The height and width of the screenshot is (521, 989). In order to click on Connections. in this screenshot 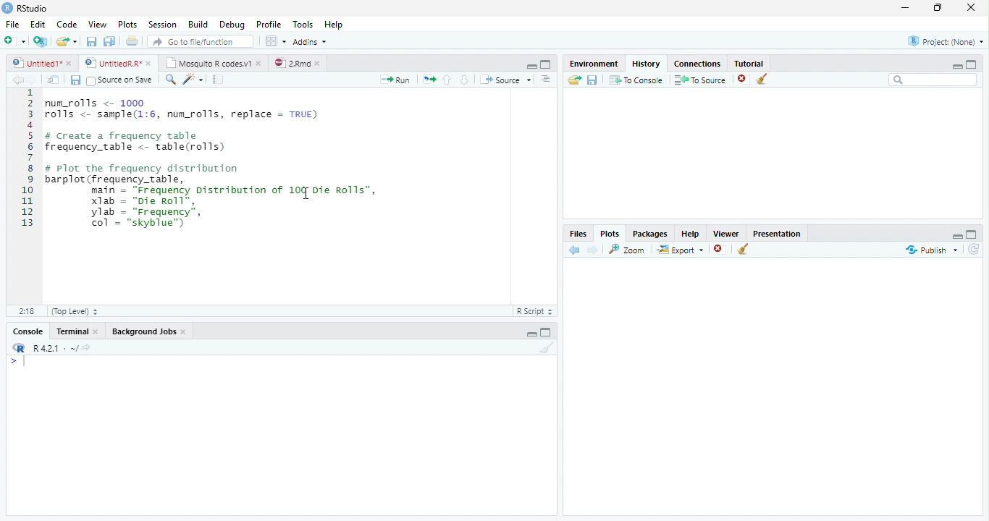, I will do `click(697, 63)`.